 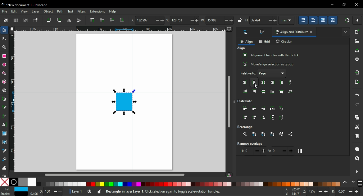 What do you see at coordinates (5, 133) in the screenshot?
I see `gradient tool` at bounding box center [5, 133].